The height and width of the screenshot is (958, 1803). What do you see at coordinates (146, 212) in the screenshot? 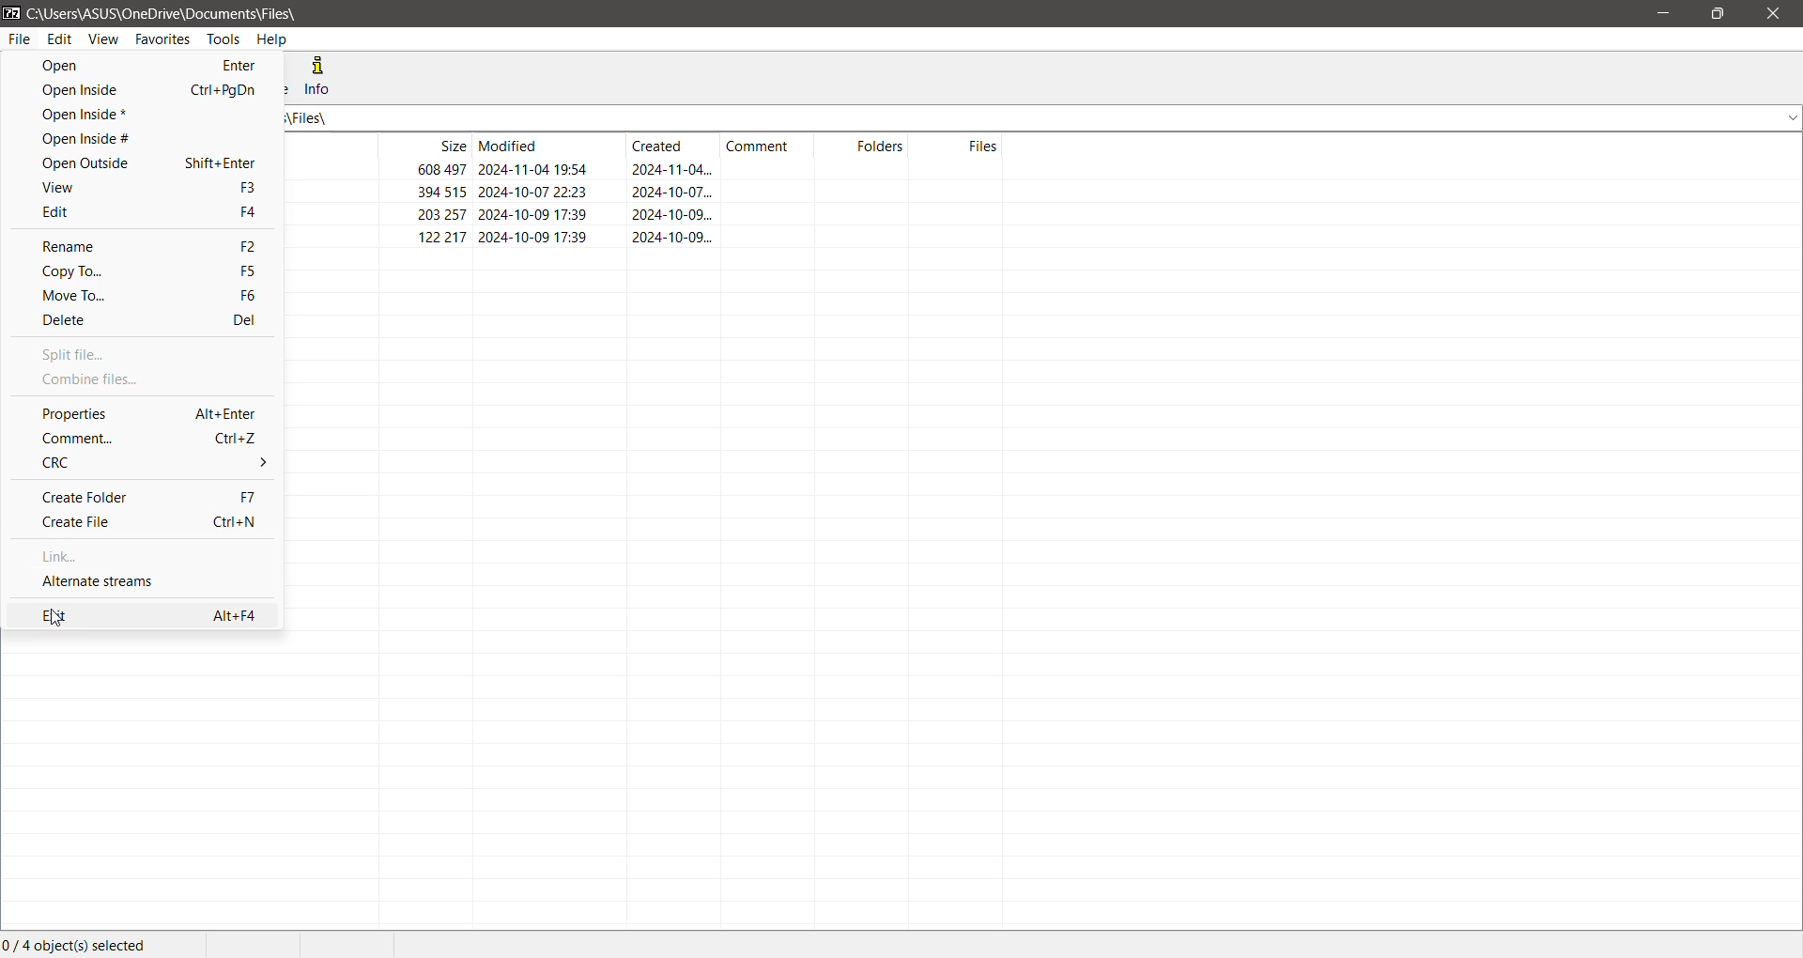
I see `Edit` at bounding box center [146, 212].